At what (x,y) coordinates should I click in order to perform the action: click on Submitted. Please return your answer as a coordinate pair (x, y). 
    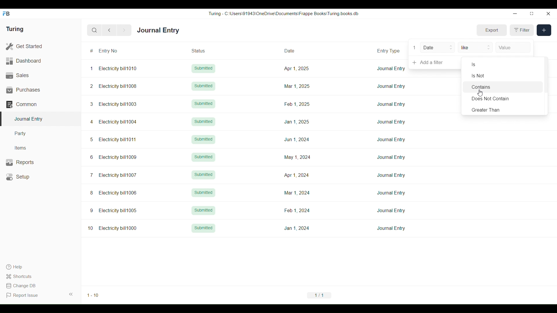
    Looking at the image, I should click on (204, 228).